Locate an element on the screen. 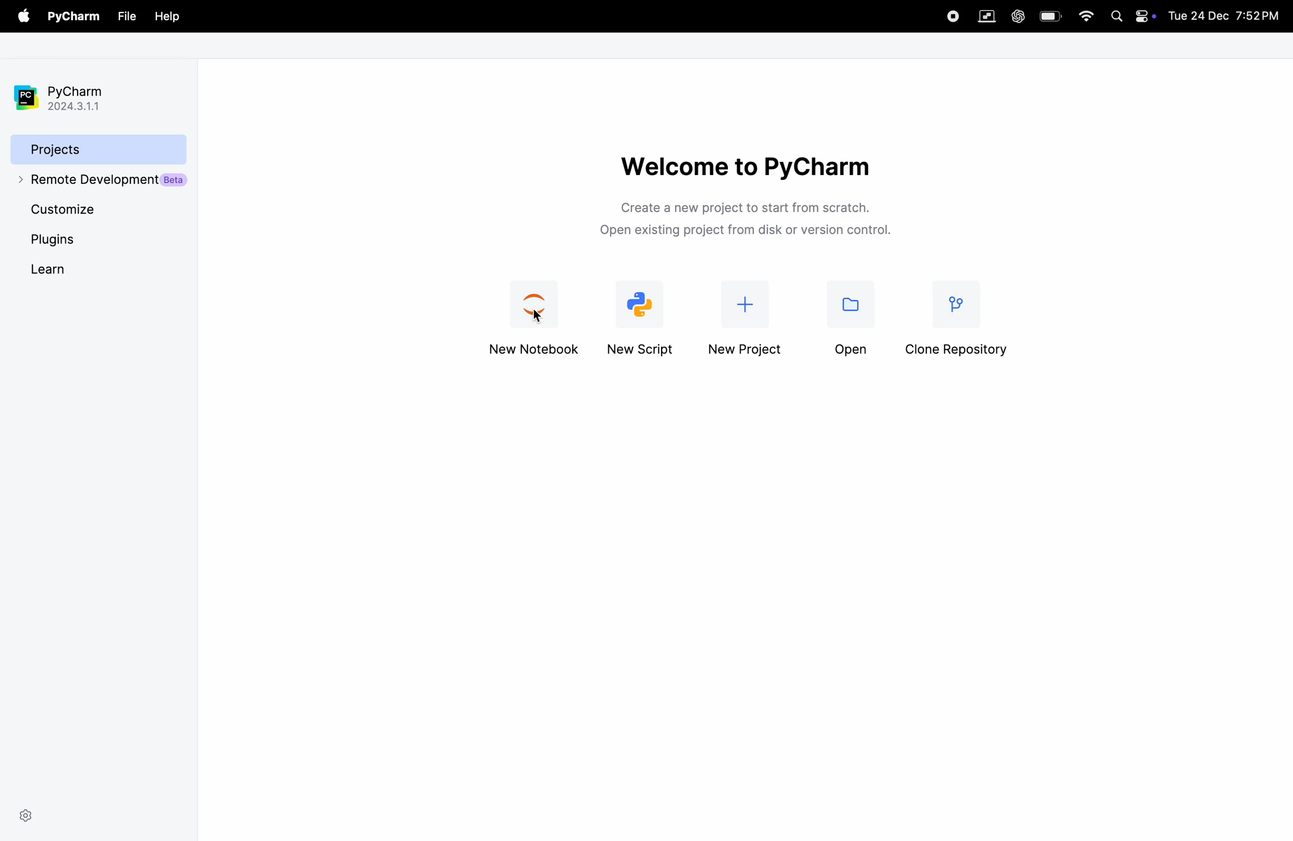 This screenshot has width=1293, height=841. help is located at coordinates (167, 15).